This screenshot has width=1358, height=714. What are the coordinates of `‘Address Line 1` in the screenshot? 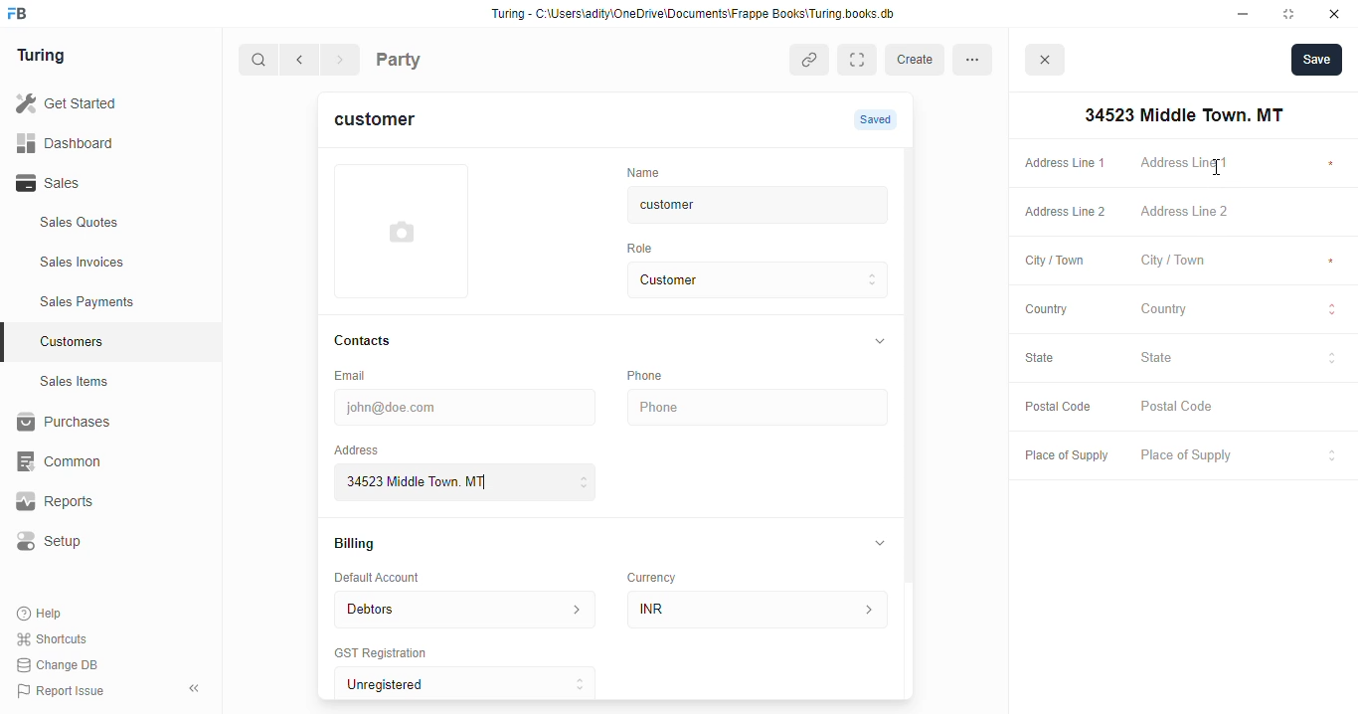 It's located at (1241, 164).